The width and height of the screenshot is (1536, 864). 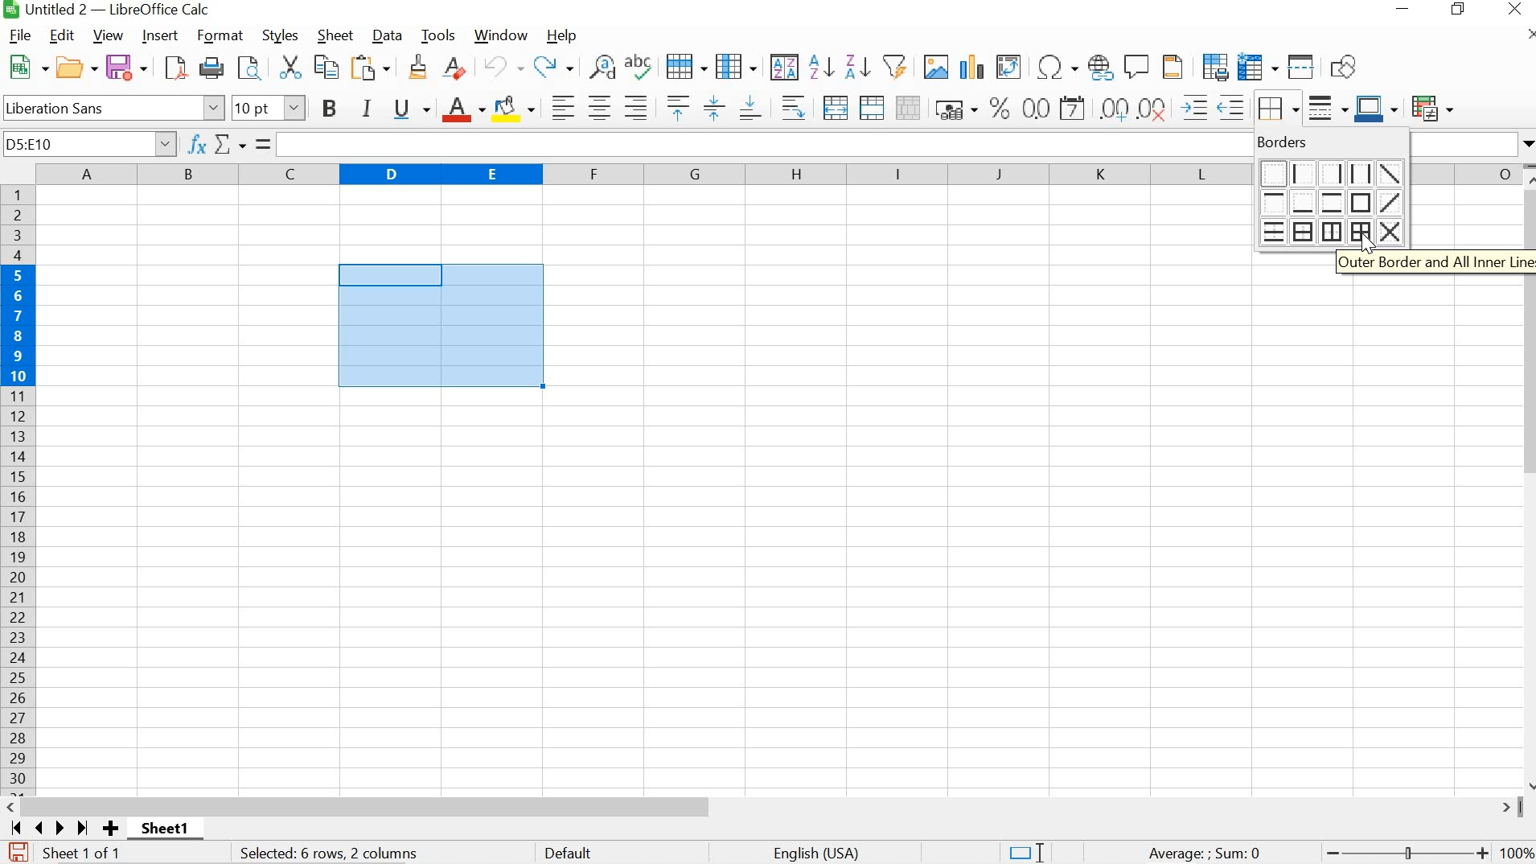 What do you see at coordinates (560, 36) in the screenshot?
I see `HELP` at bounding box center [560, 36].